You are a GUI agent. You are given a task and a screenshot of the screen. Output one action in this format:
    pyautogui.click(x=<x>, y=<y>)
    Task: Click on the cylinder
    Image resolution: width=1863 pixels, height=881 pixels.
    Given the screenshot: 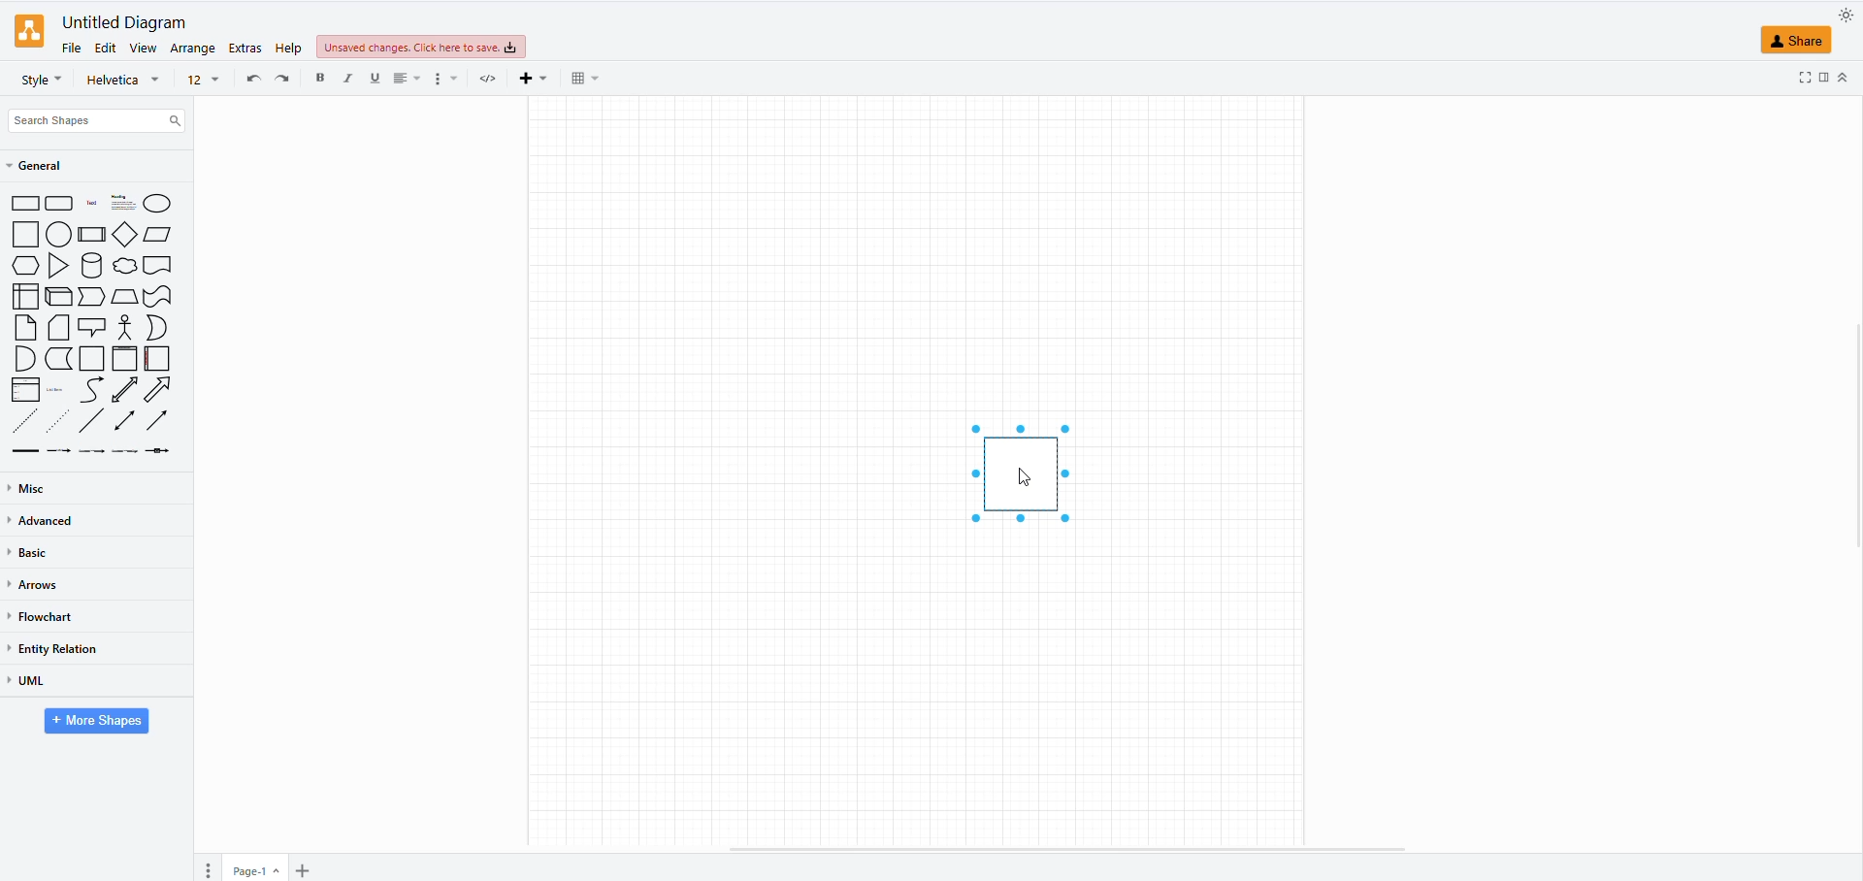 What is the action you would take?
    pyautogui.click(x=92, y=268)
    